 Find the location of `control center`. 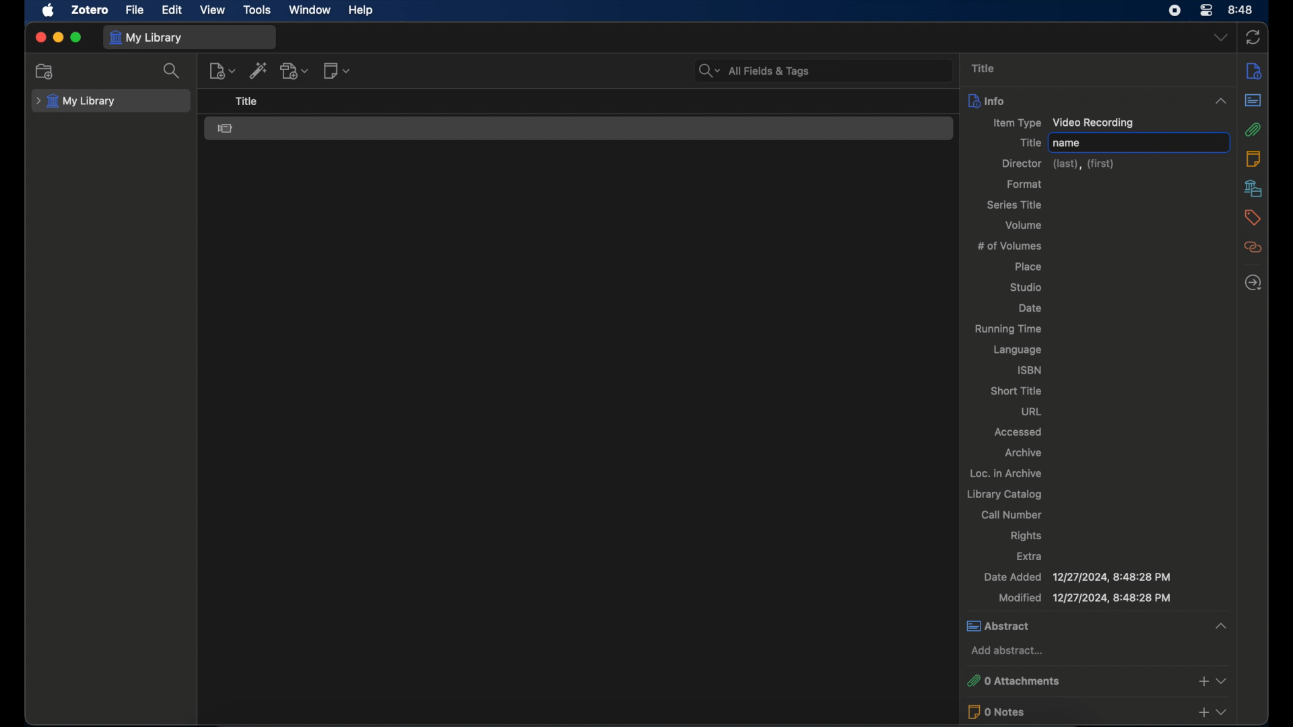

control center is located at coordinates (1207, 11).